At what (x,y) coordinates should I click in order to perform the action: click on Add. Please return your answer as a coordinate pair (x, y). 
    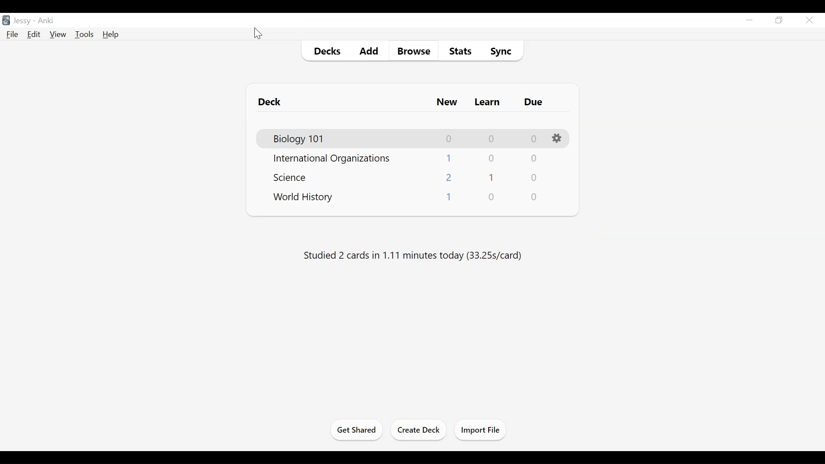
    Looking at the image, I should click on (368, 51).